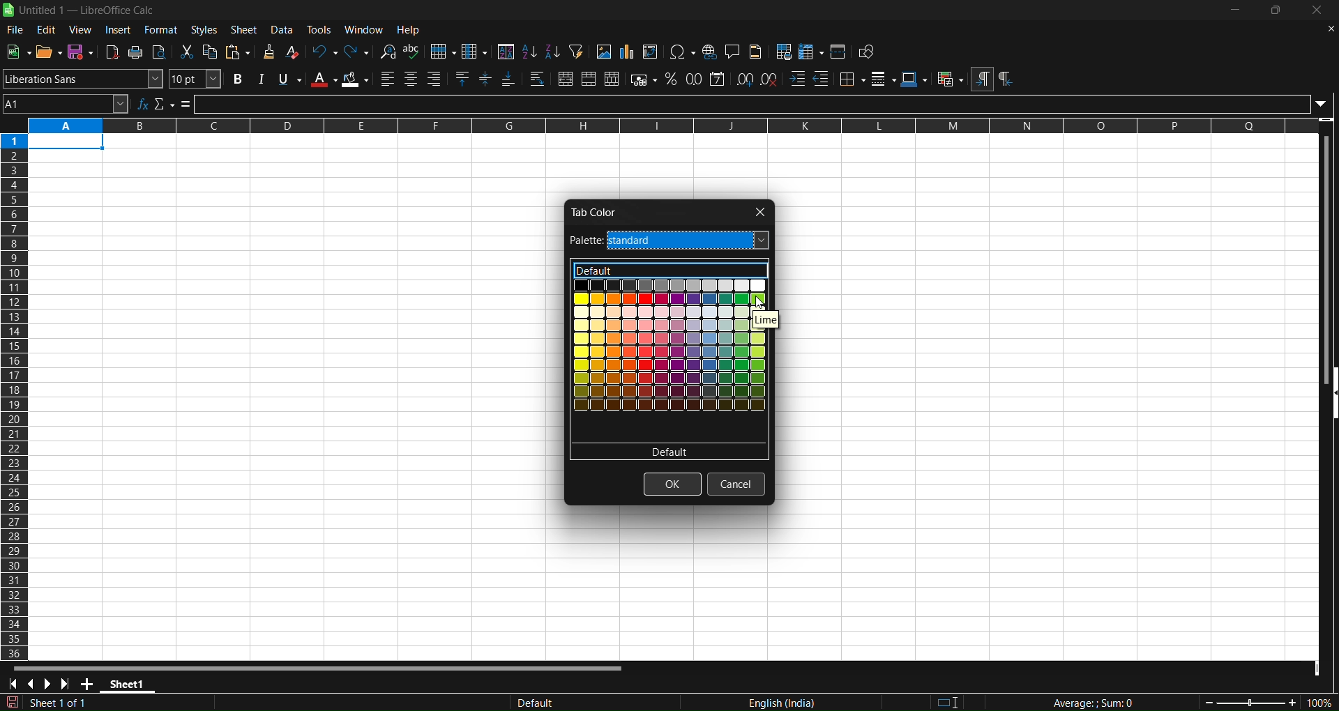 This screenshot has height=711, width=1339. What do you see at coordinates (437, 79) in the screenshot?
I see `align right` at bounding box center [437, 79].